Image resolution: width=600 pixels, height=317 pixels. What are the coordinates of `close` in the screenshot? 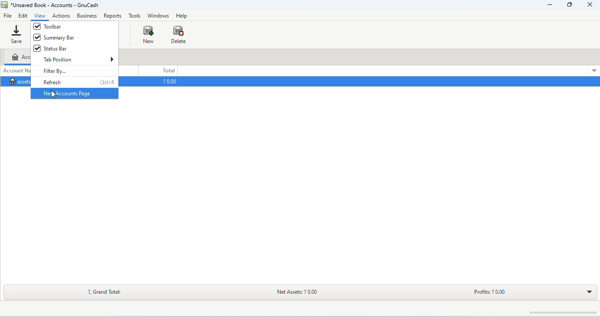 It's located at (589, 5).